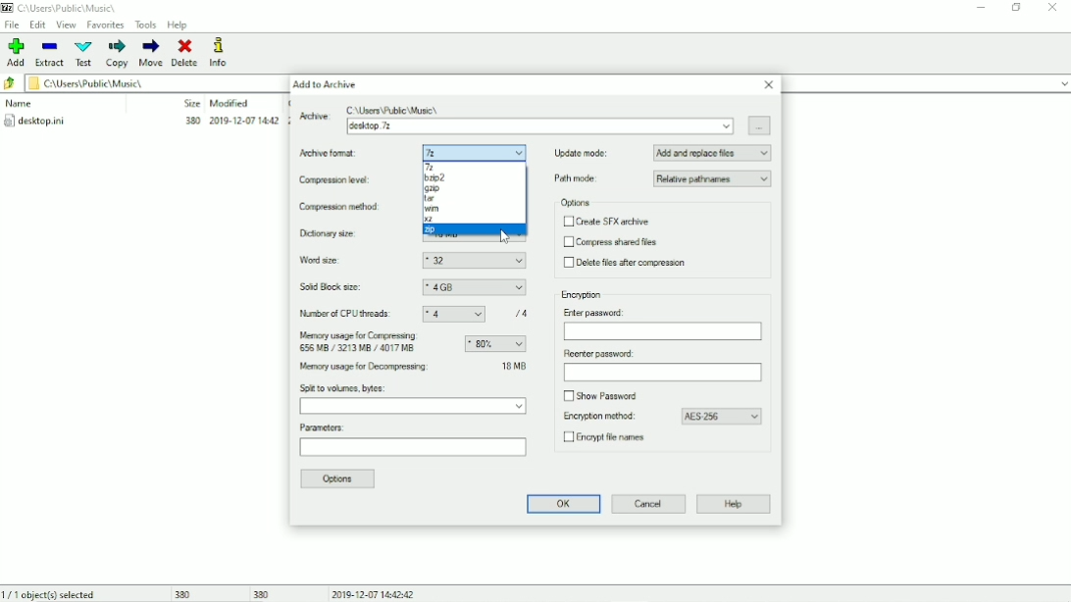 This screenshot has height=602, width=1071. What do you see at coordinates (433, 188) in the screenshot?
I see `gzip` at bounding box center [433, 188].